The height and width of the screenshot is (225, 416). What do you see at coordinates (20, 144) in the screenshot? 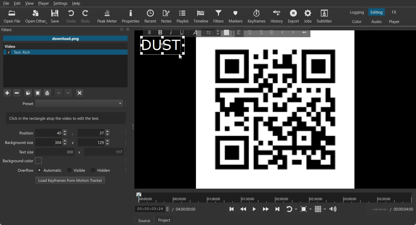
I see `Background size` at bounding box center [20, 144].